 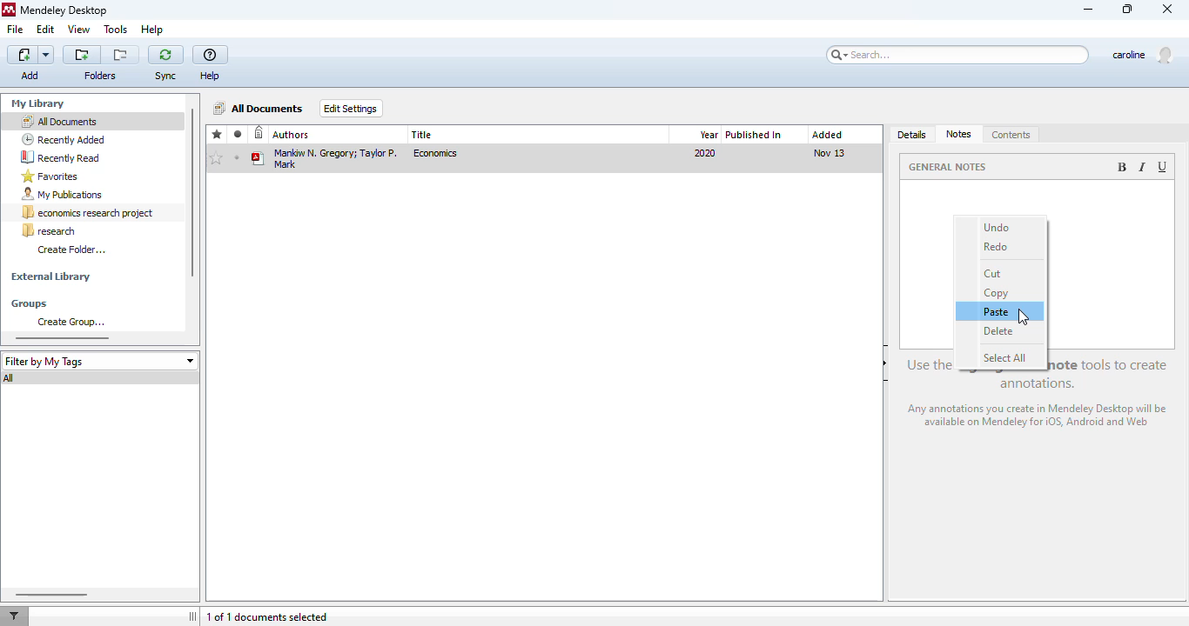 What do you see at coordinates (829, 152) in the screenshot?
I see `nov 13` at bounding box center [829, 152].